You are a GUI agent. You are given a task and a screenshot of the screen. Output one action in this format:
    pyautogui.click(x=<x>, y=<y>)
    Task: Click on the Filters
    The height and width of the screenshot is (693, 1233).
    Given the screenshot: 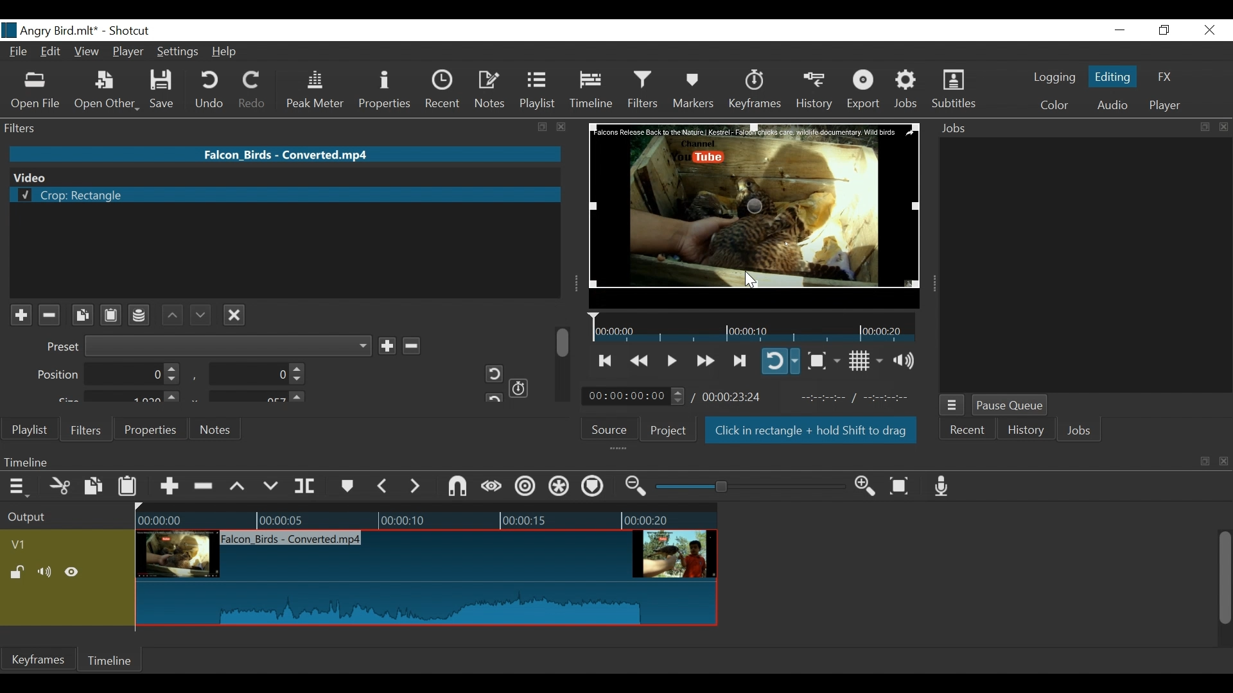 What is the action you would take?
    pyautogui.click(x=645, y=89)
    